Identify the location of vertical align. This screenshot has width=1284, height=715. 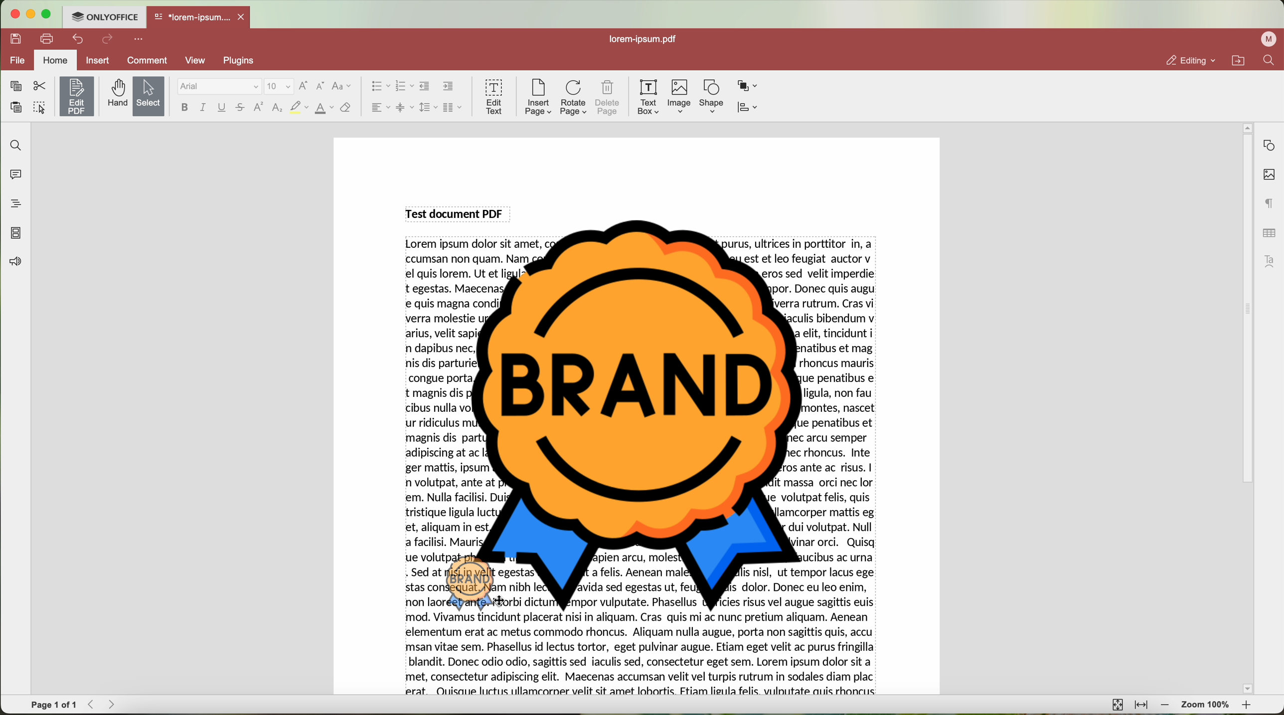
(404, 107).